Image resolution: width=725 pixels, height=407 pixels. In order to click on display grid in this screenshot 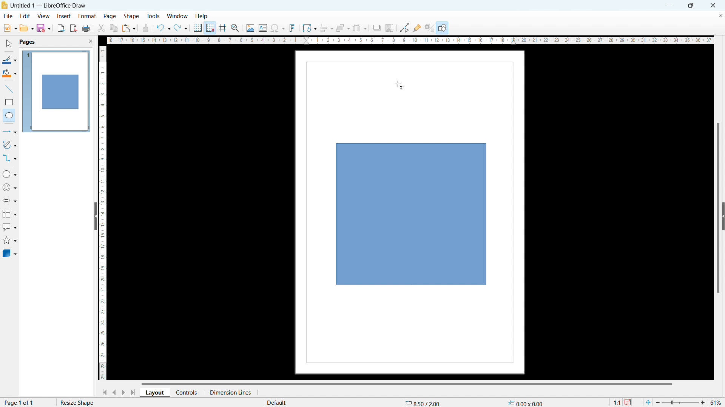, I will do `click(197, 28)`.